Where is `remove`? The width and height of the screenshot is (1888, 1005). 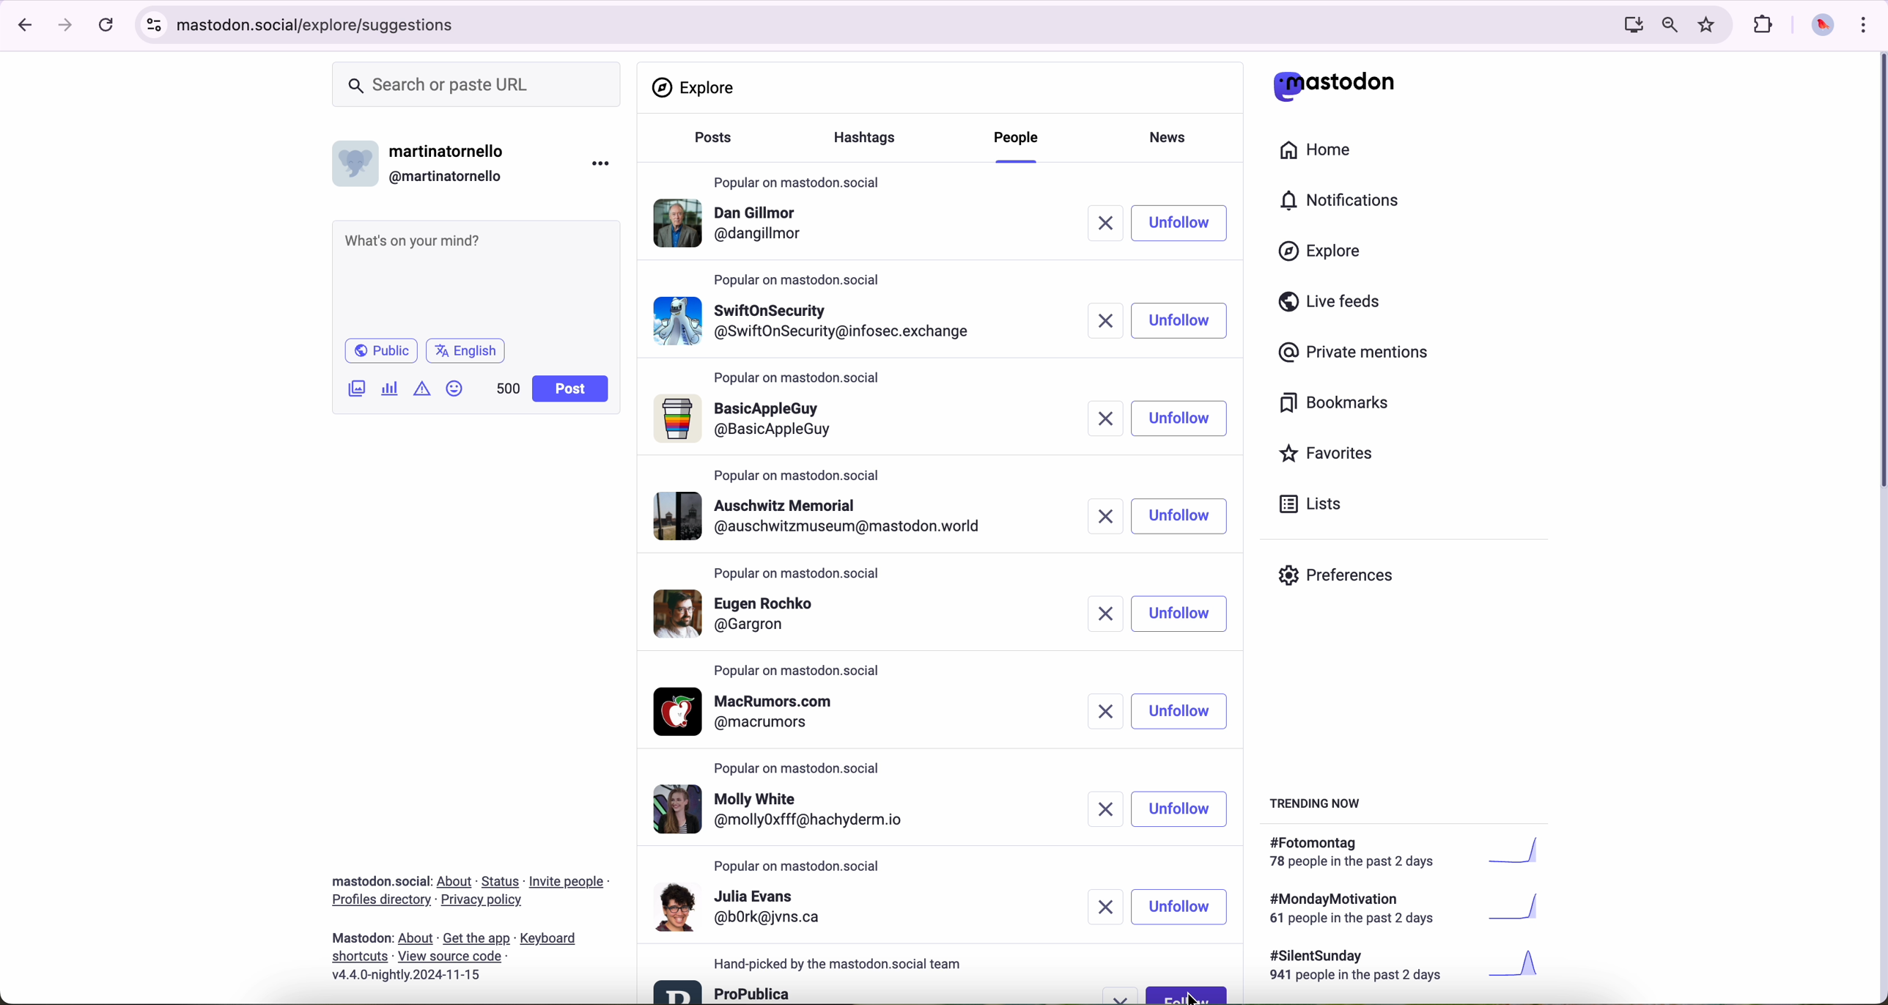
remove is located at coordinates (1110, 419).